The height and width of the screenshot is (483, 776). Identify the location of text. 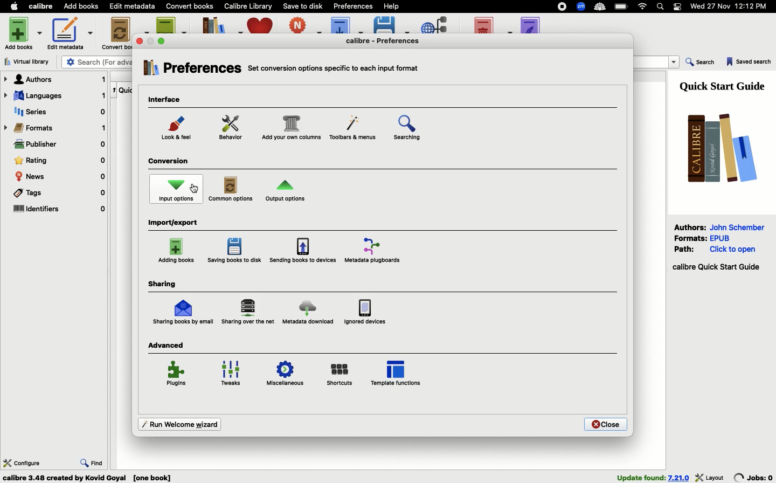
(335, 67).